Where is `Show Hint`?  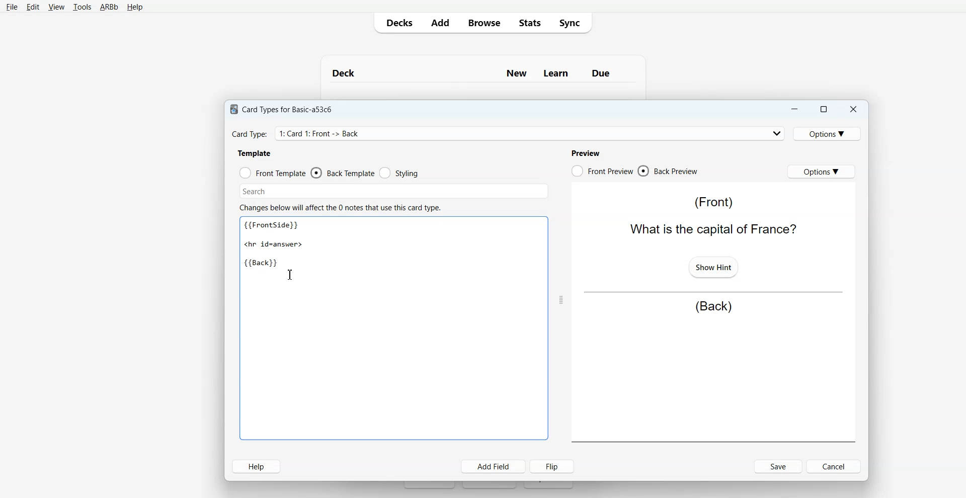
Show Hint is located at coordinates (712, 266).